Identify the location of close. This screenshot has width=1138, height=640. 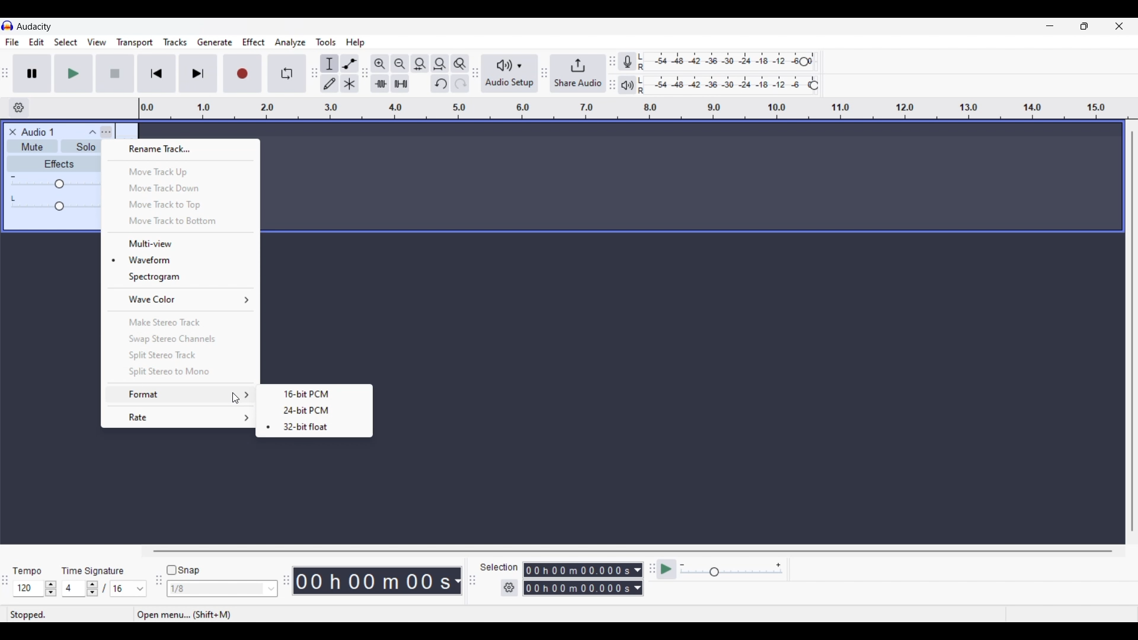
(11, 132).